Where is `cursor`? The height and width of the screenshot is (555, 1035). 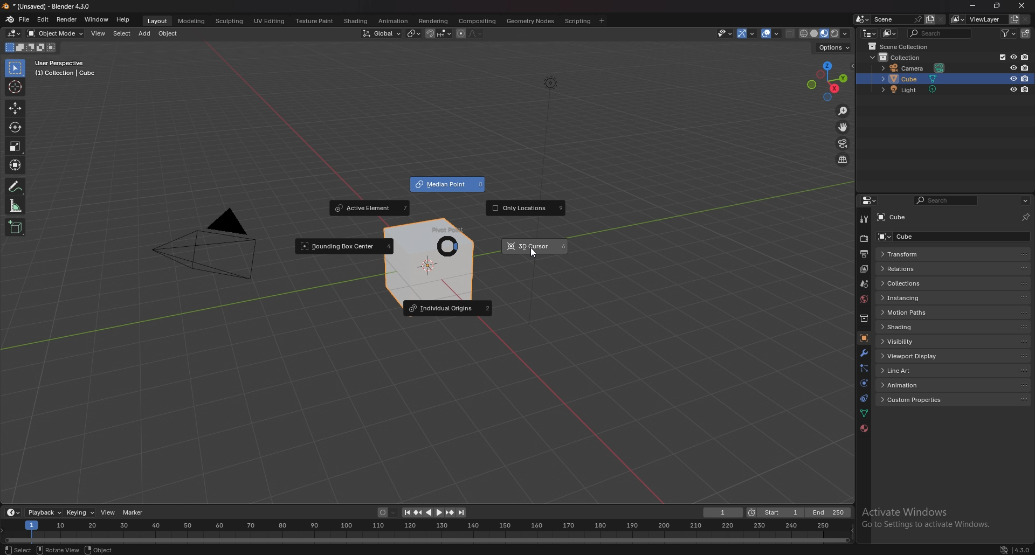 cursor is located at coordinates (531, 254).